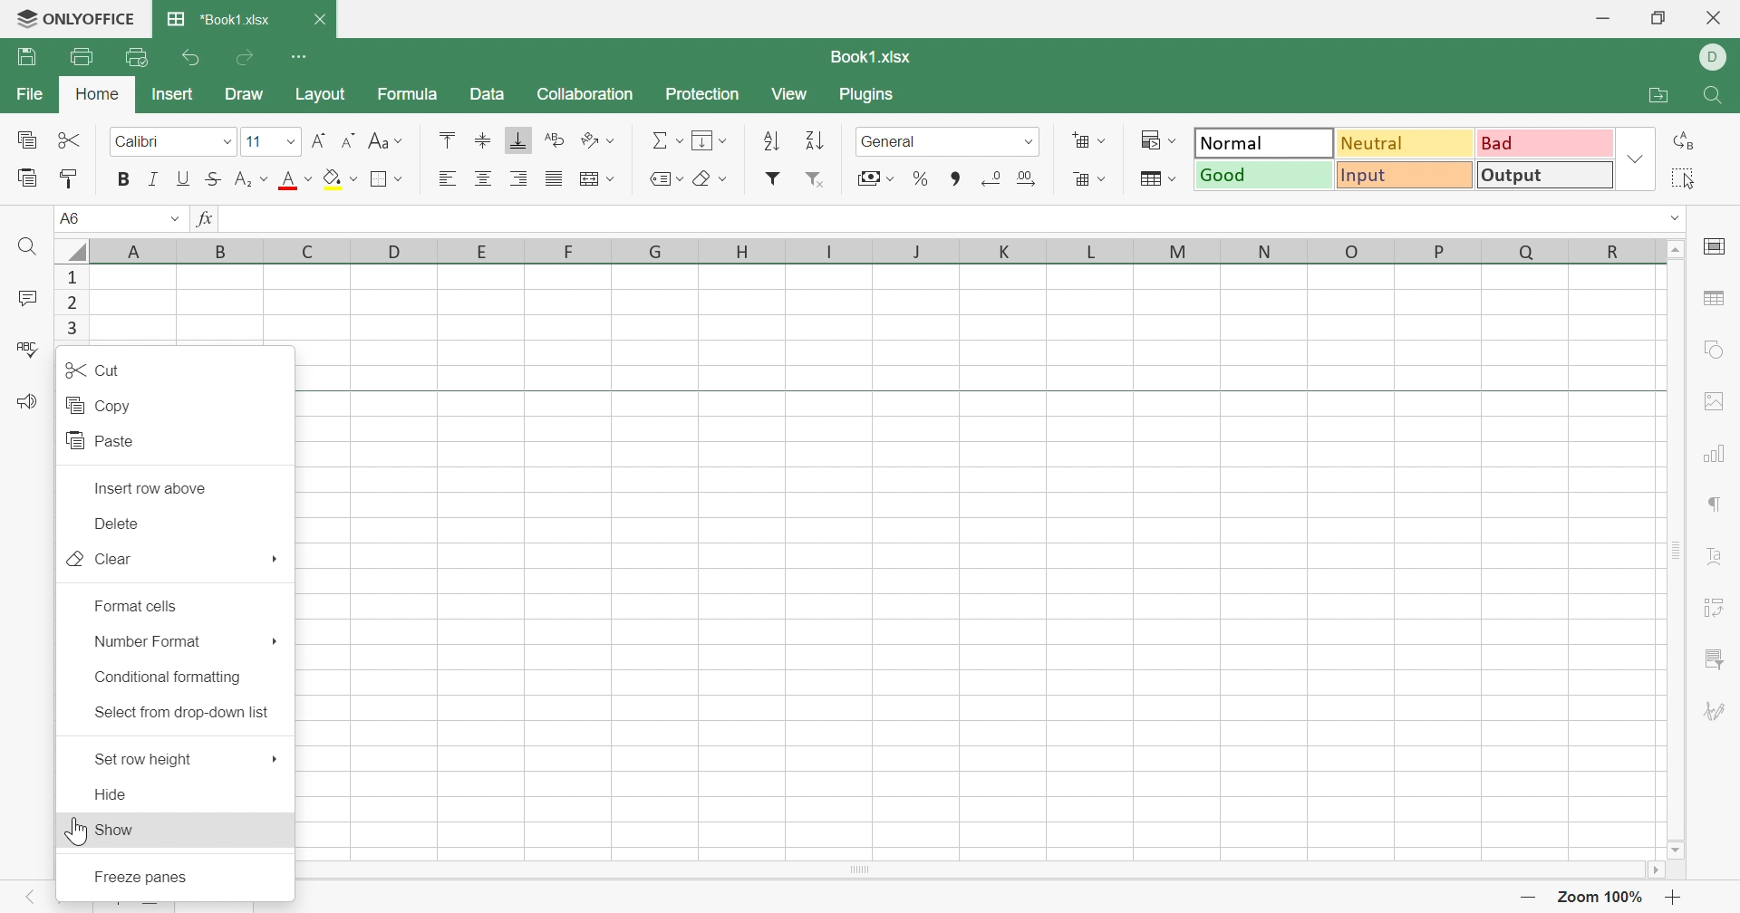  Describe the element at coordinates (448, 139) in the screenshot. I see `Align Top` at that location.